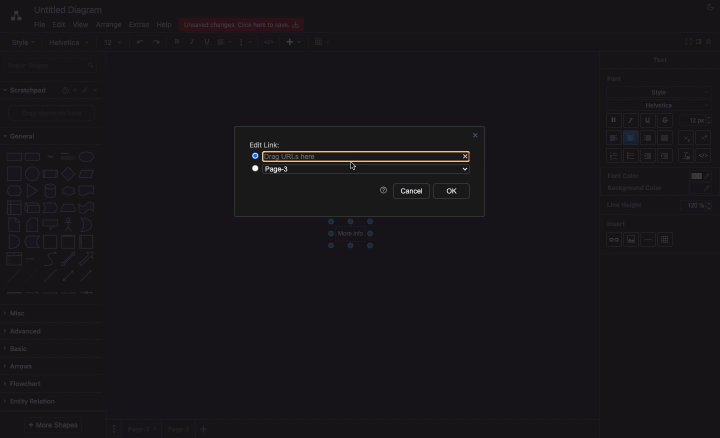  I want to click on Add, so click(320, 42).